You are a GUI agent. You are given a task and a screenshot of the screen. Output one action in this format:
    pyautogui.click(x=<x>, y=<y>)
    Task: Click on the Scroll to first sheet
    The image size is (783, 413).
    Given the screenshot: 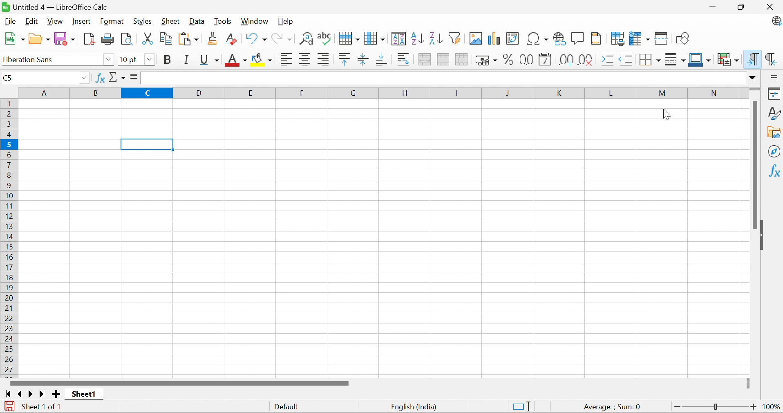 What is the action you would take?
    pyautogui.click(x=9, y=394)
    